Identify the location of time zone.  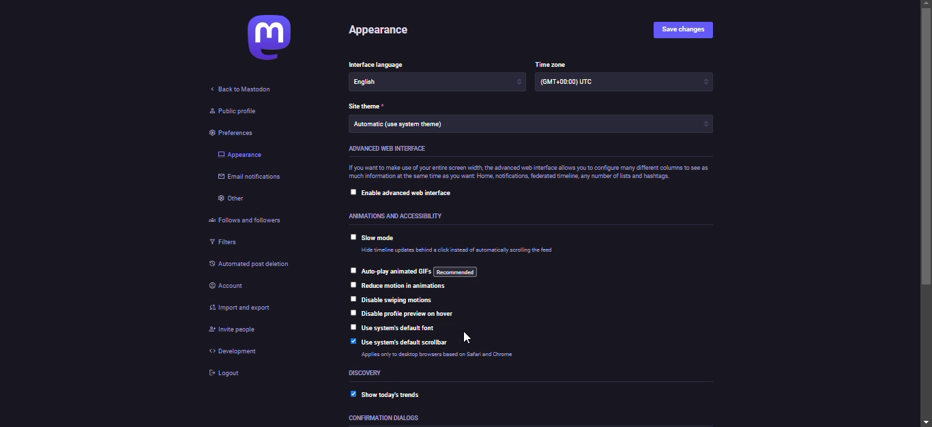
(572, 83).